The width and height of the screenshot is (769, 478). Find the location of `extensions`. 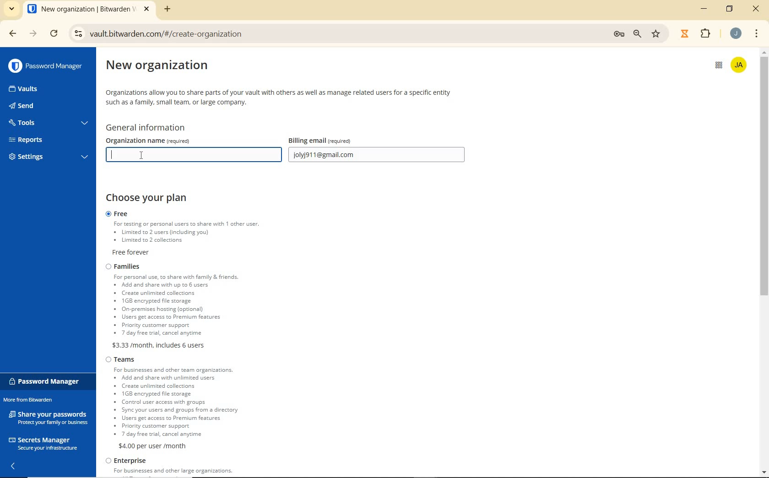

extensions is located at coordinates (704, 34).